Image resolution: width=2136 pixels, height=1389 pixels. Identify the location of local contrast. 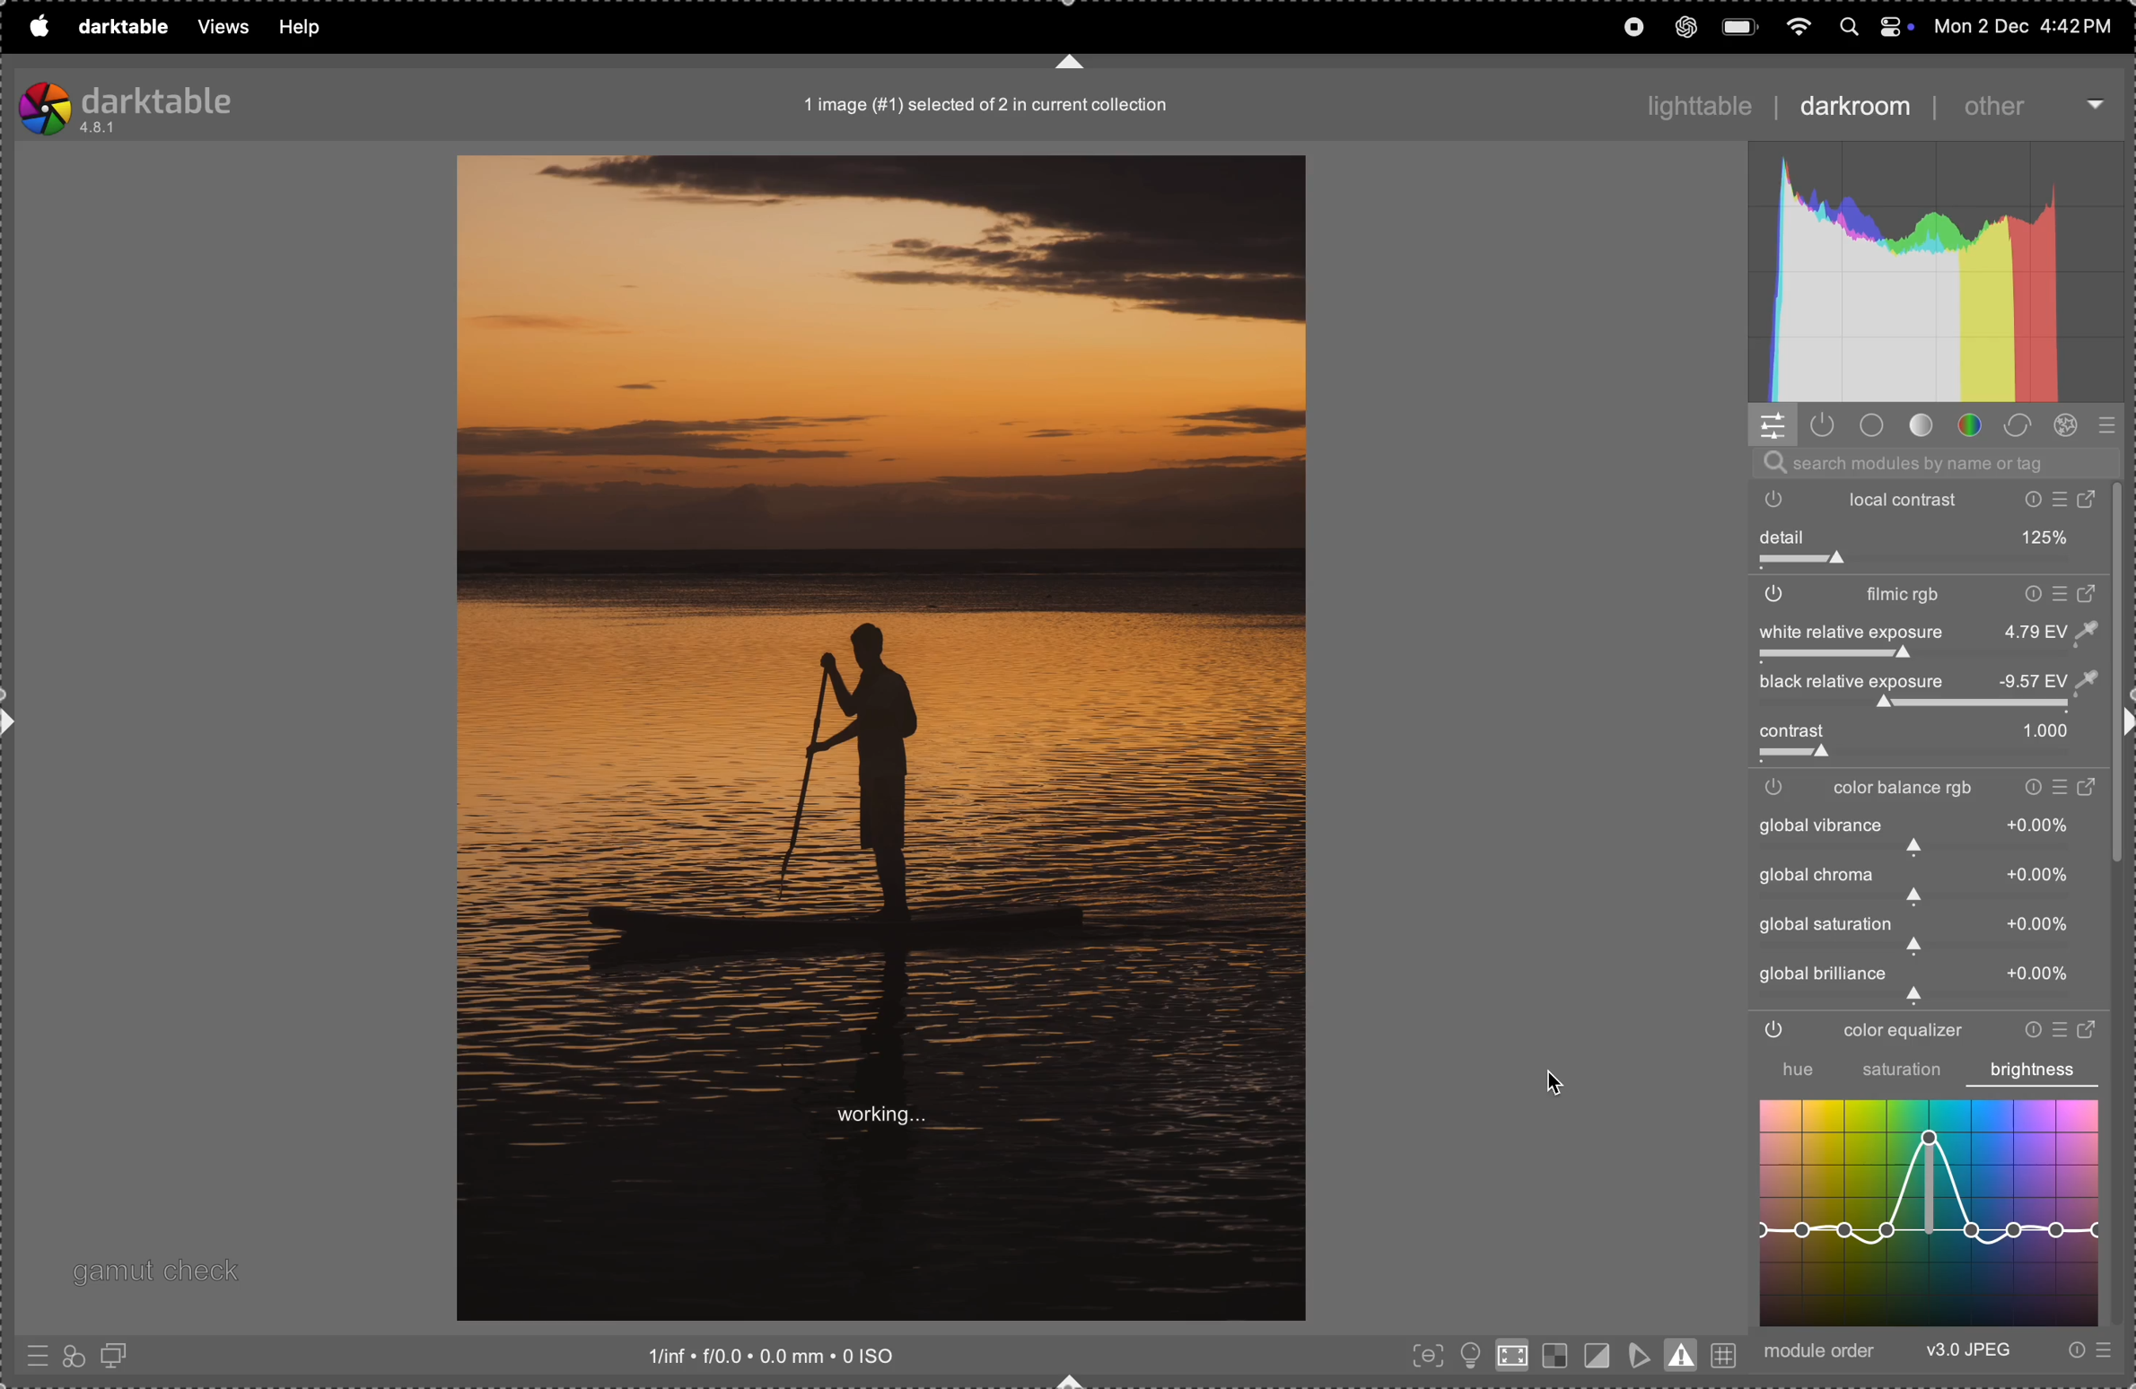
(1936, 499).